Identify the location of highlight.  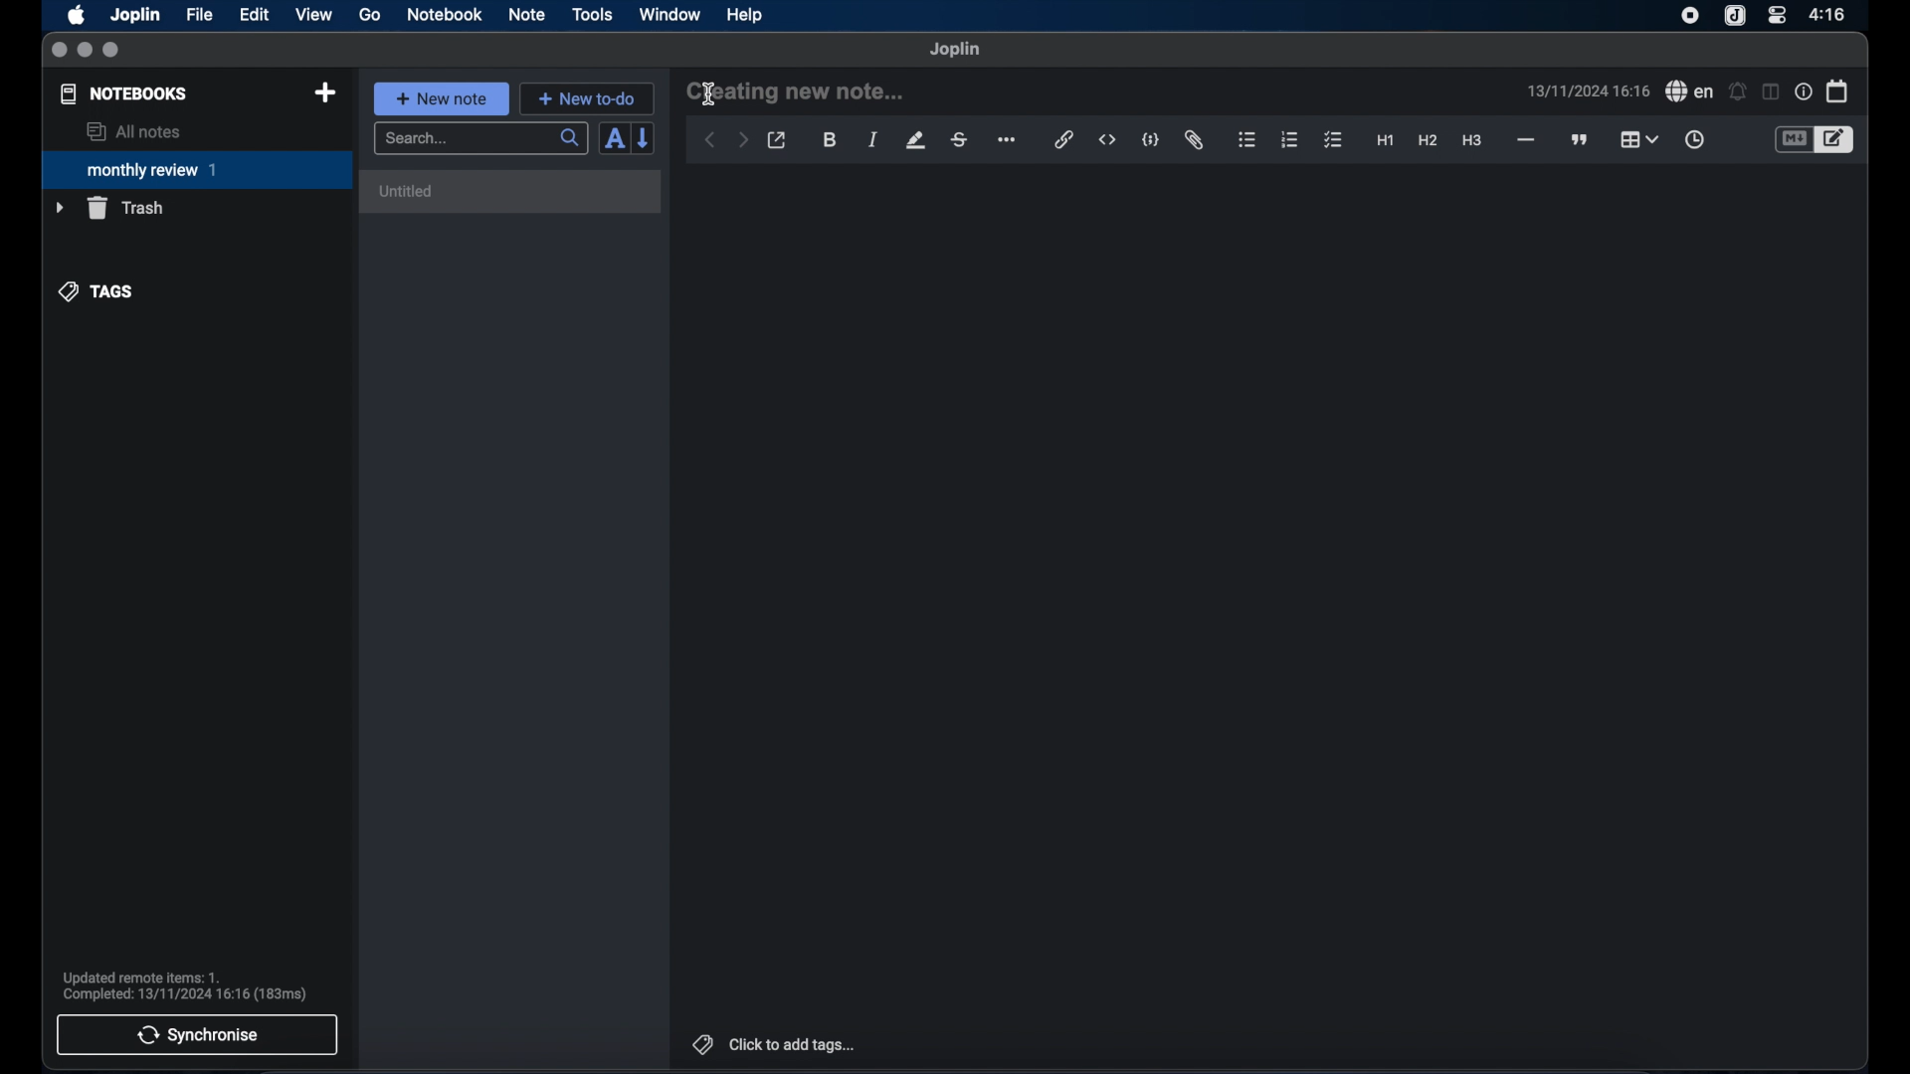
(915, 140).